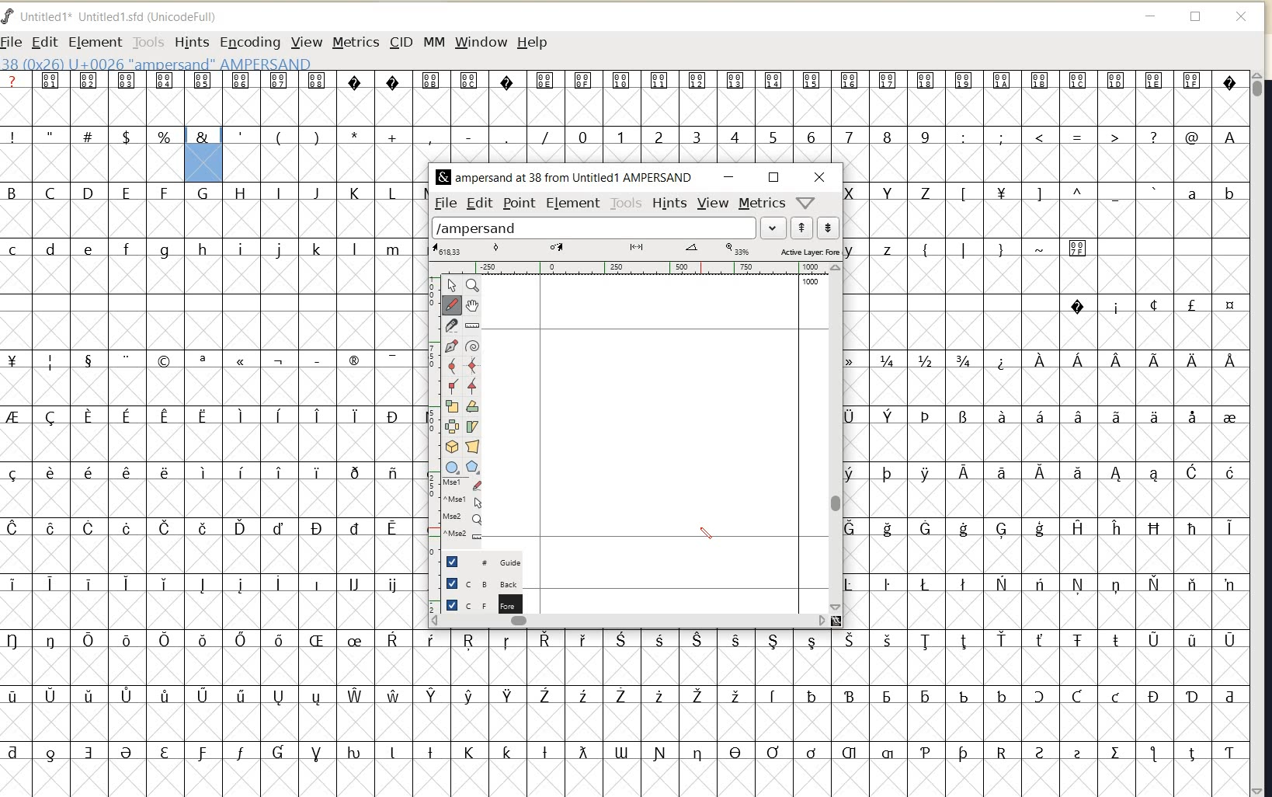 This screenshot has height=797, width=1272. Describe the element at coordinates (473, 406) in the screenshot. I see `rotate the selection` at that location.